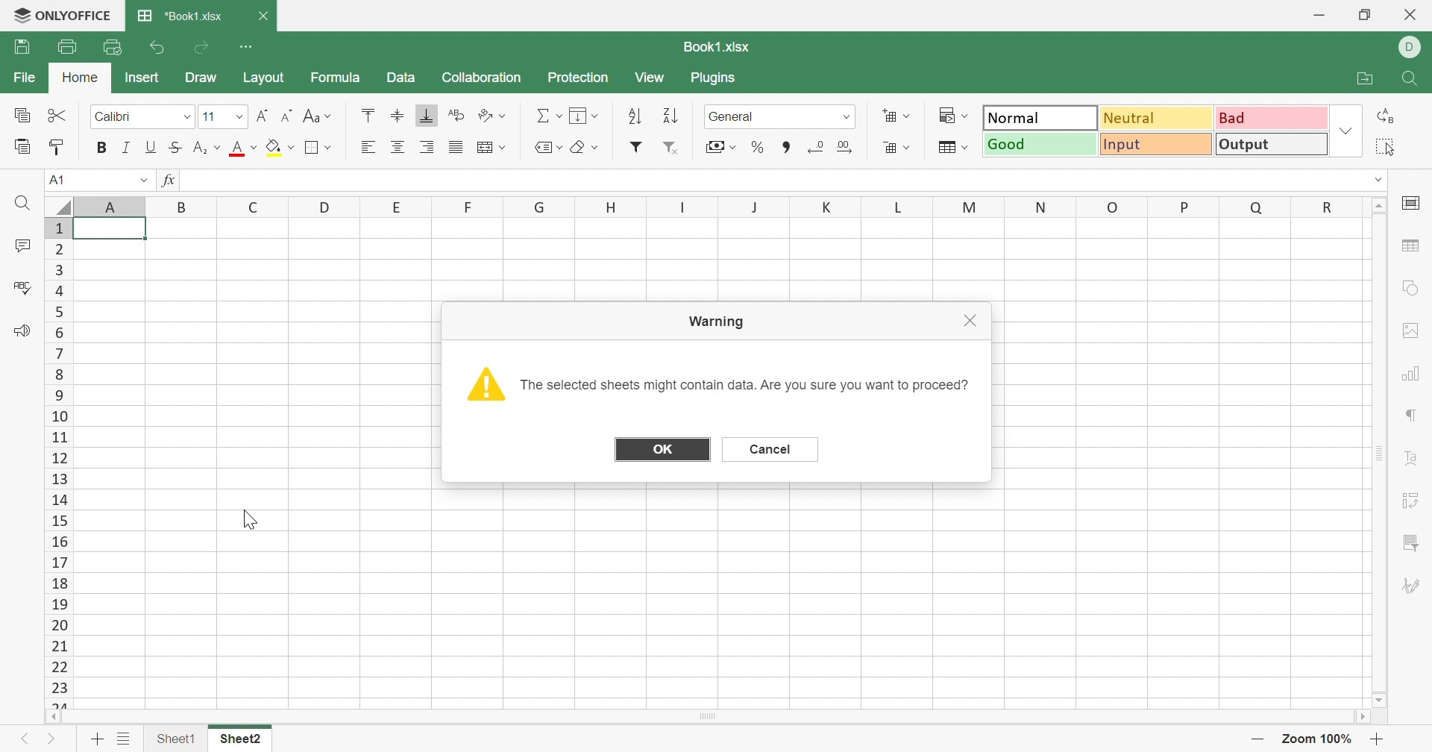 The height and width of the screenshot is (752, 1432). I want to click on Insert cells, so click(889, 116).